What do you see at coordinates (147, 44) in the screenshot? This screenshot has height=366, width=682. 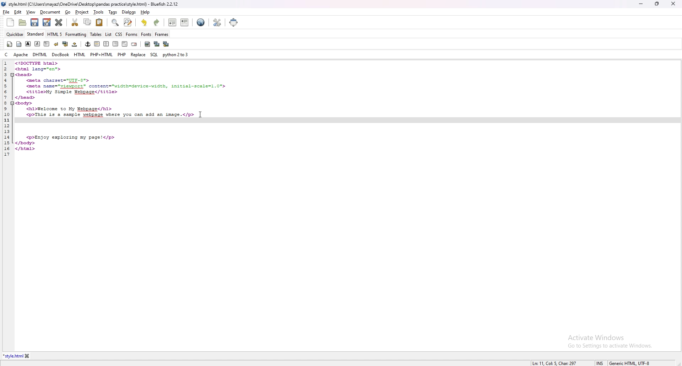 I see `insert image` at bounding box center [147, 44].